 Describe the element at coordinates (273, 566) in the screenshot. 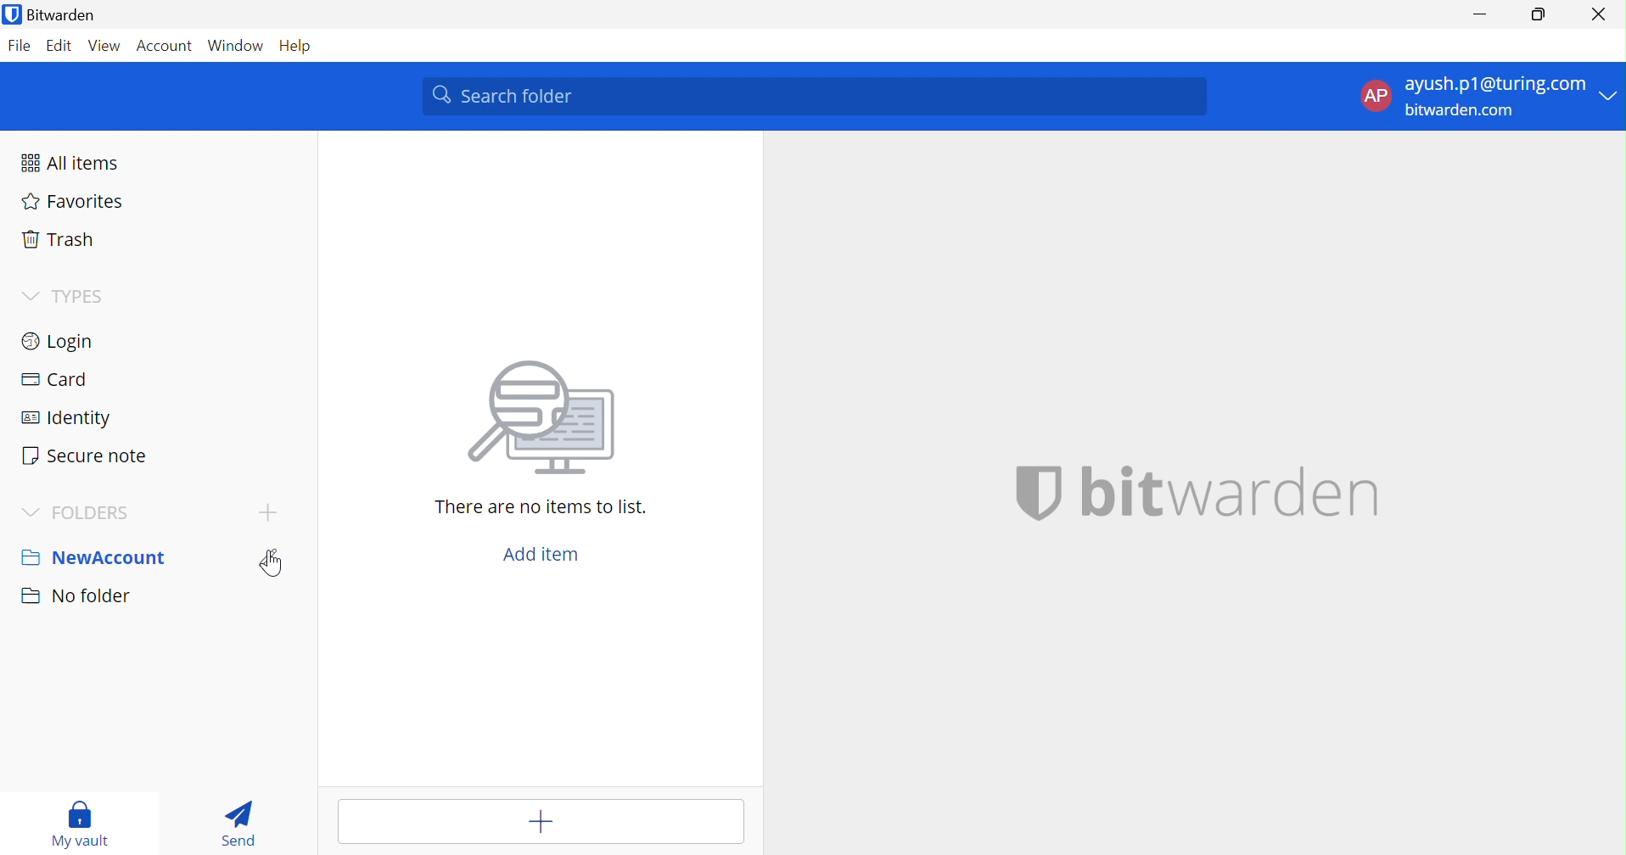

I see `cursor` at that location.